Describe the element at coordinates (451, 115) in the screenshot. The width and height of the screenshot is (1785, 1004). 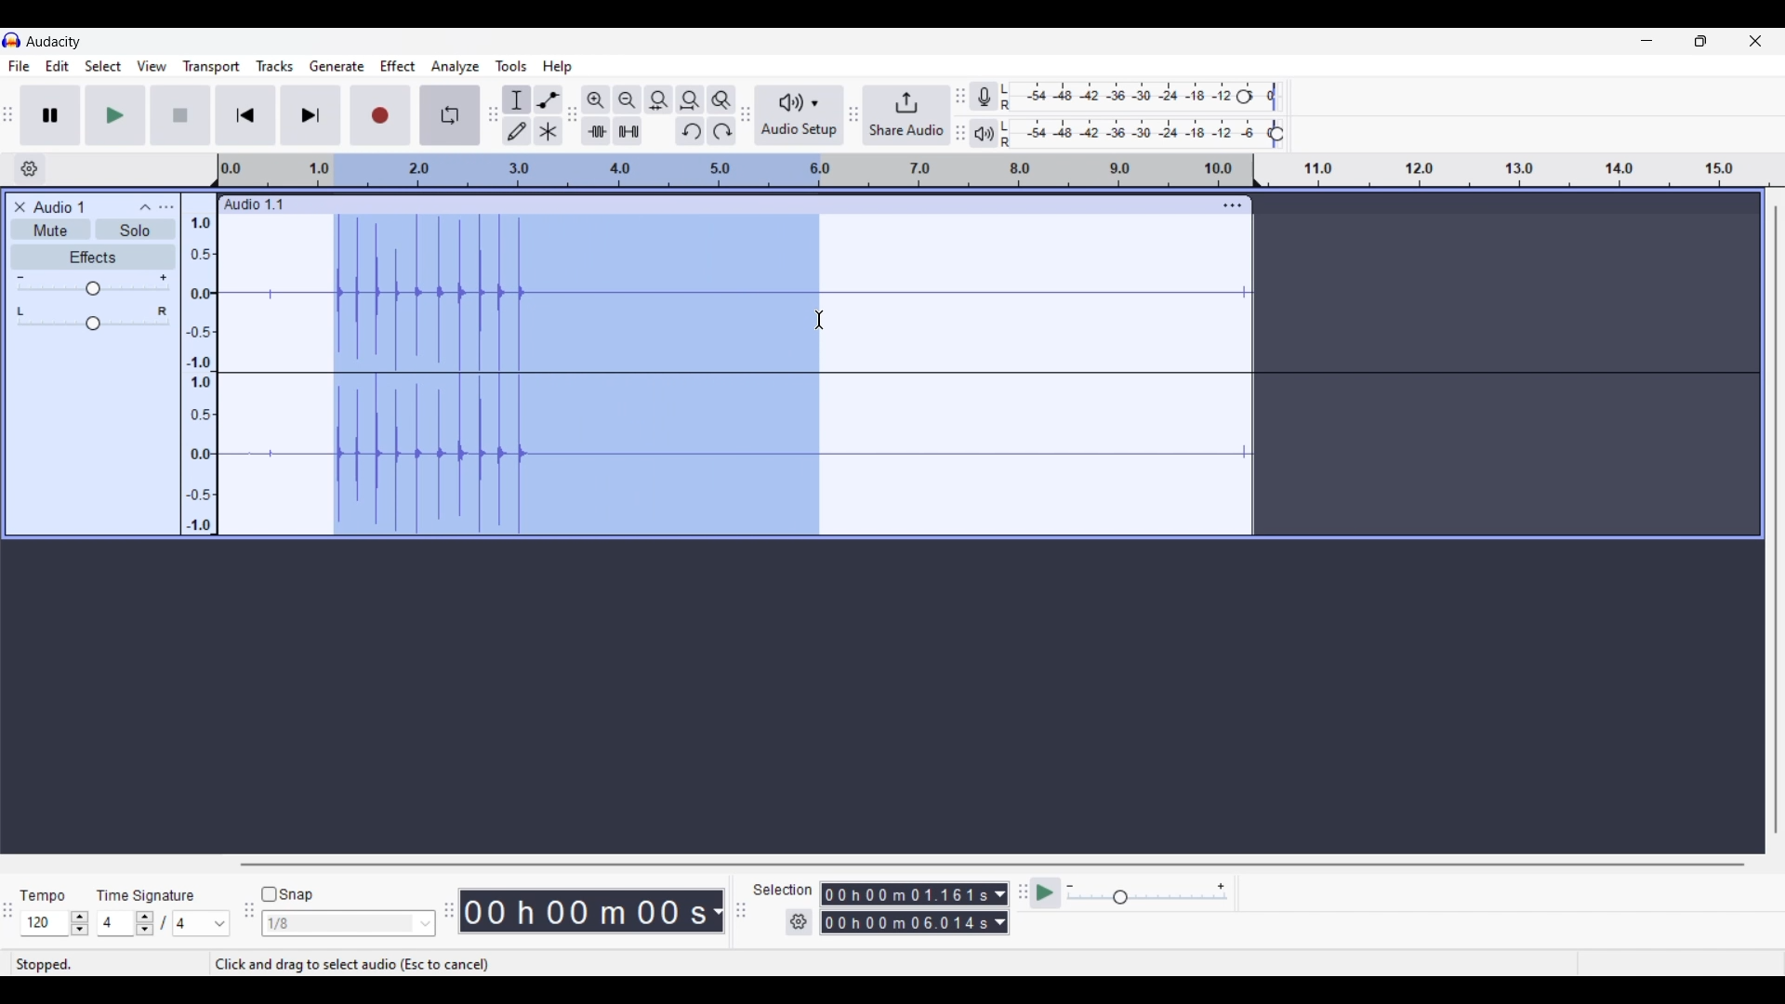
I see `Enable looping` at that location.